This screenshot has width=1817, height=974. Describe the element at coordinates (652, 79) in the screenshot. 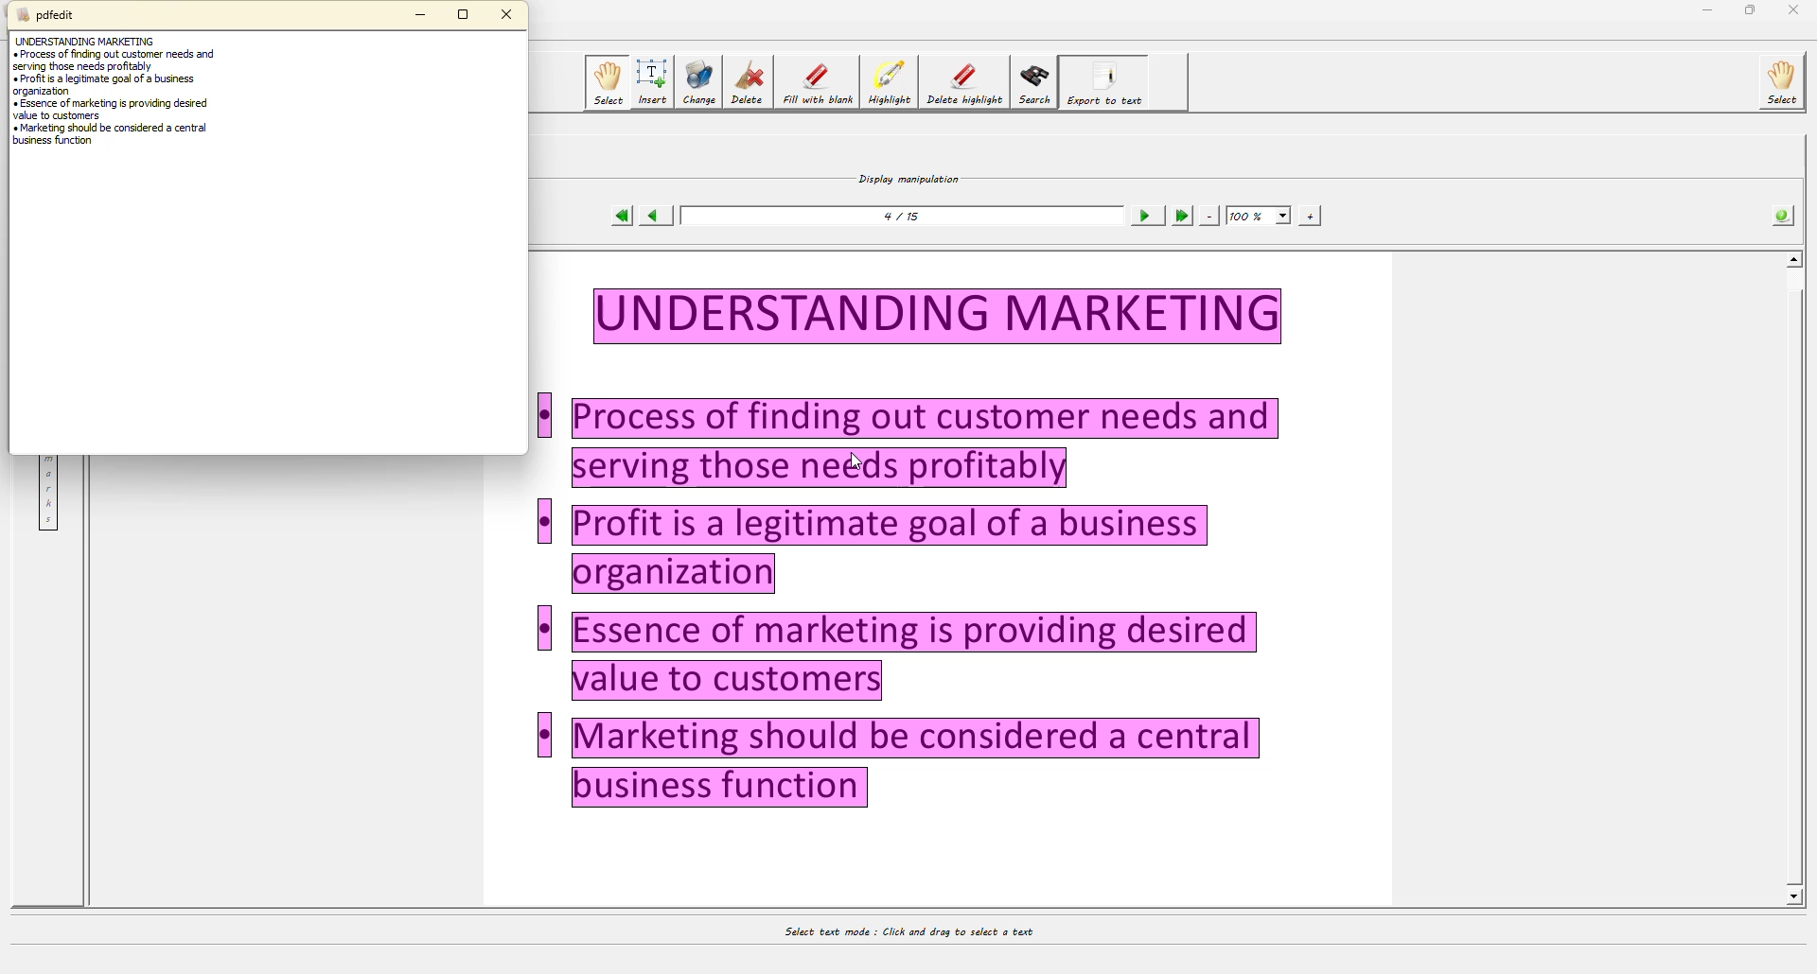

I see `isert` at that location.